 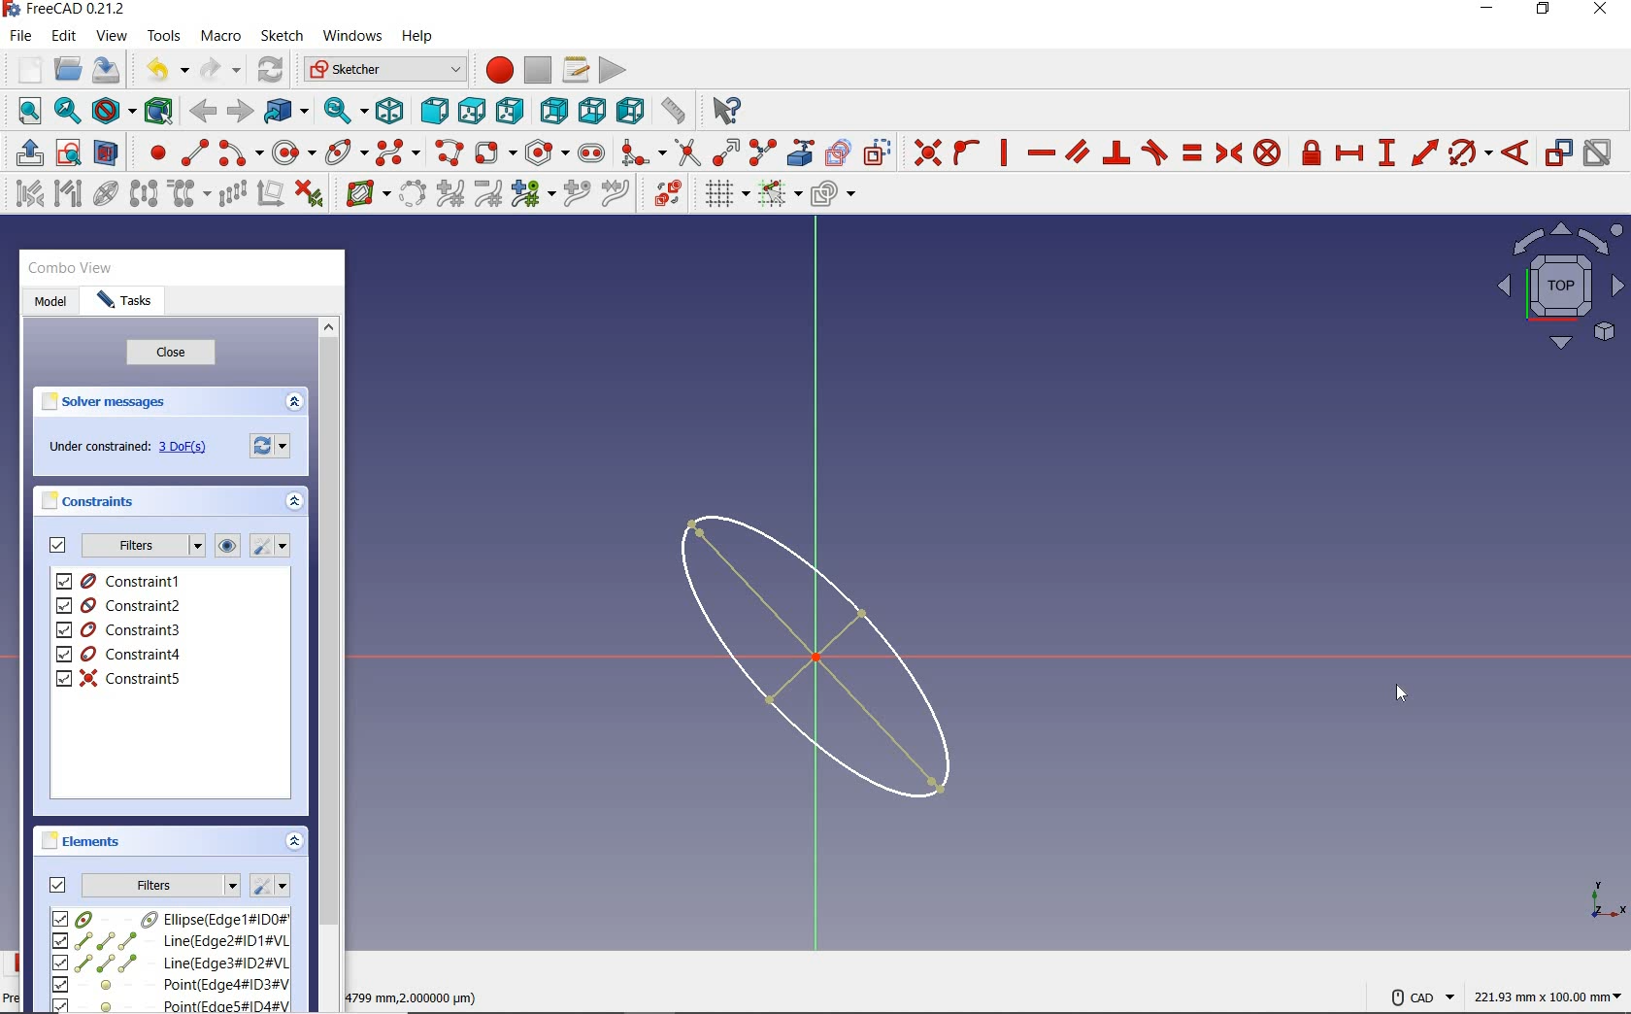 What do you see at coordinates (667, 193) in the screenshot?
I see `switch virtual space` at bounding box center [667, 193].